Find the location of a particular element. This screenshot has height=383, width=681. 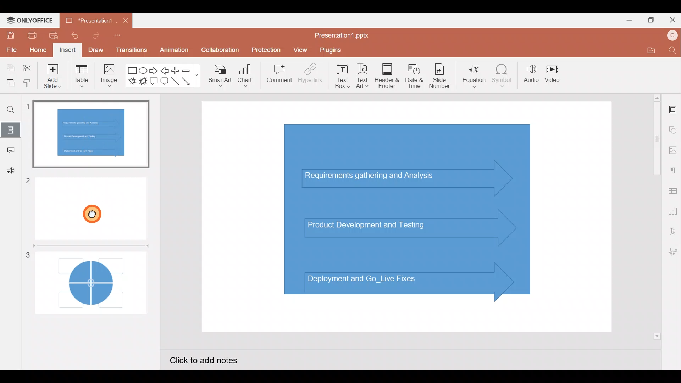

Customize quick access toolbar is located at coordinates (117, 37).